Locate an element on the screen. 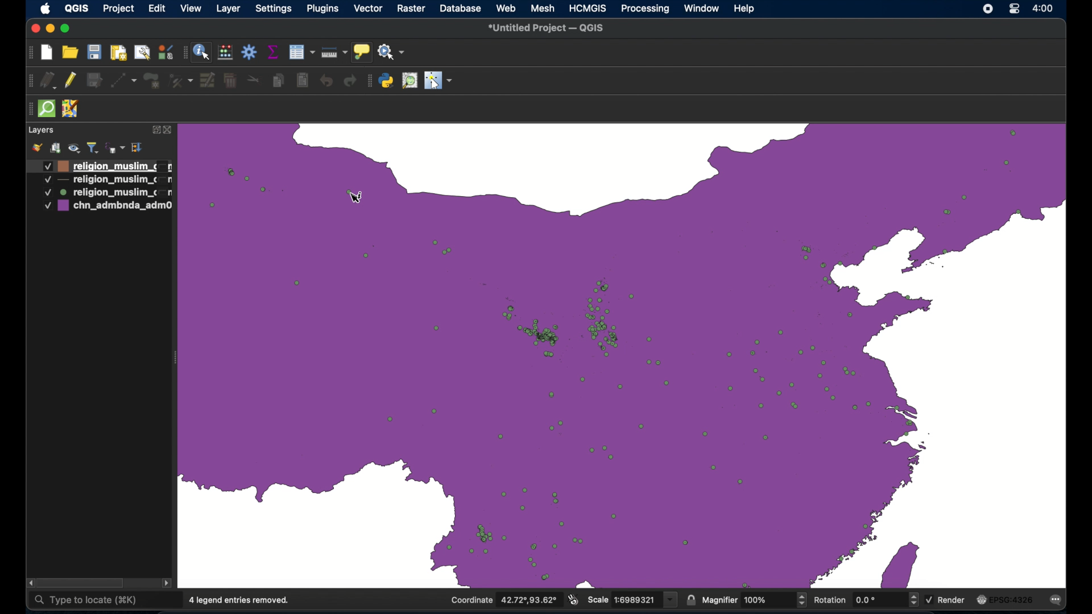  copy features is located at coordinates (278, 80).